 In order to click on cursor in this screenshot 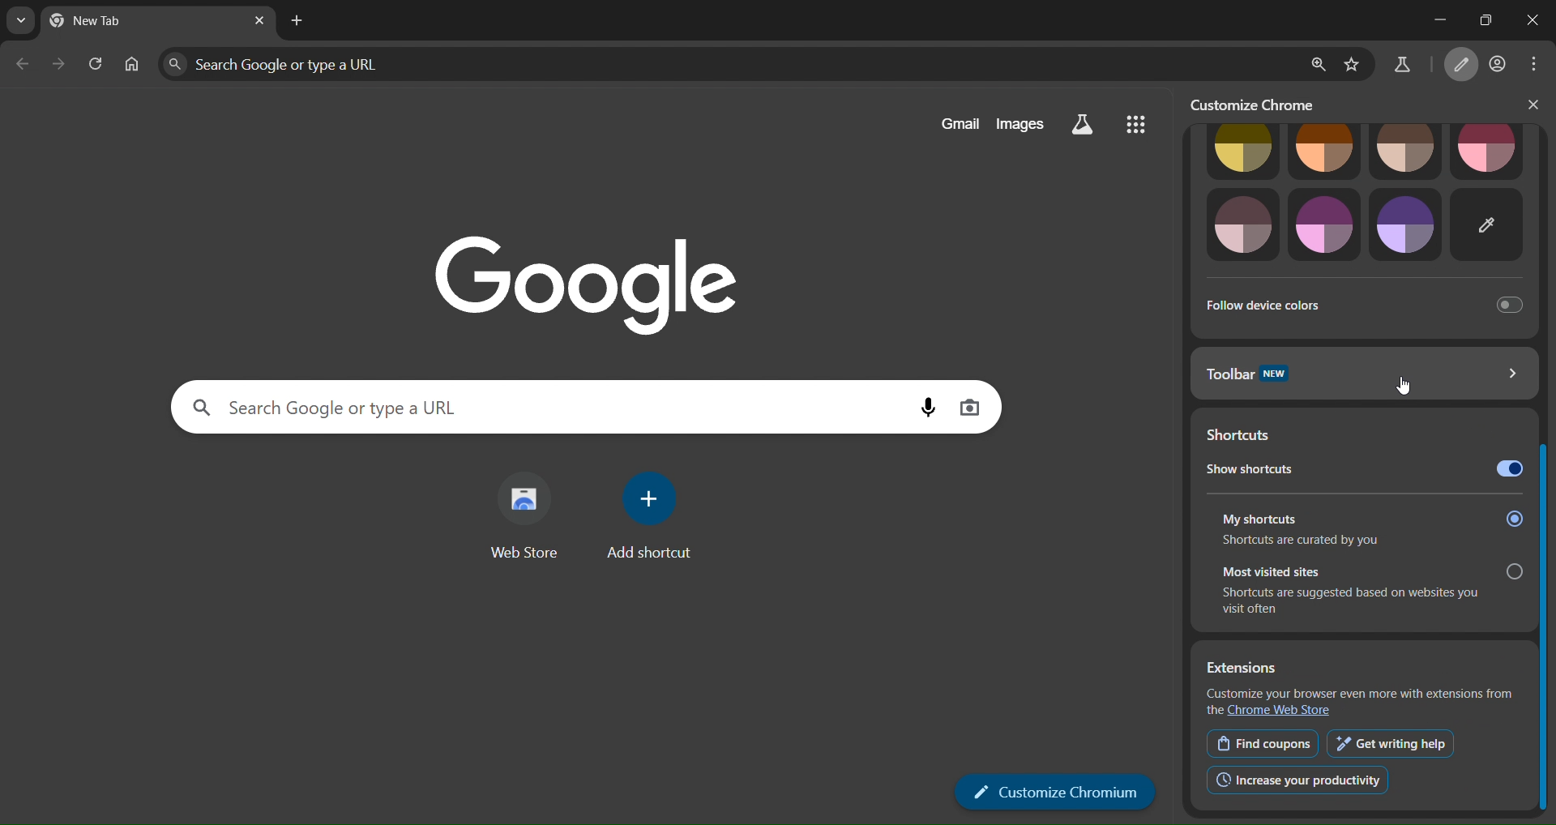, I will do `click(1407, 387)`.